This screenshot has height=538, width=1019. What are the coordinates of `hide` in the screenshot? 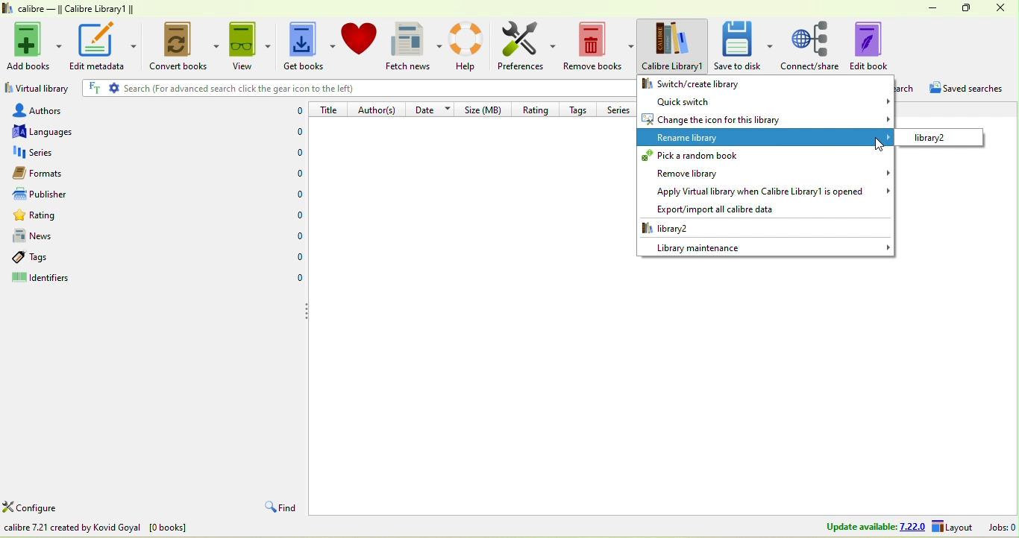 It's located at (306, 311).